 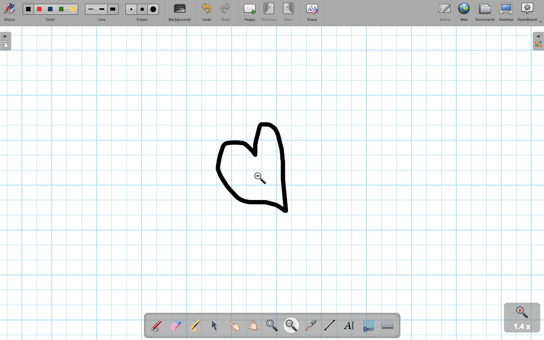 I want to click on Zoom out point, so click(x=260, y=178).